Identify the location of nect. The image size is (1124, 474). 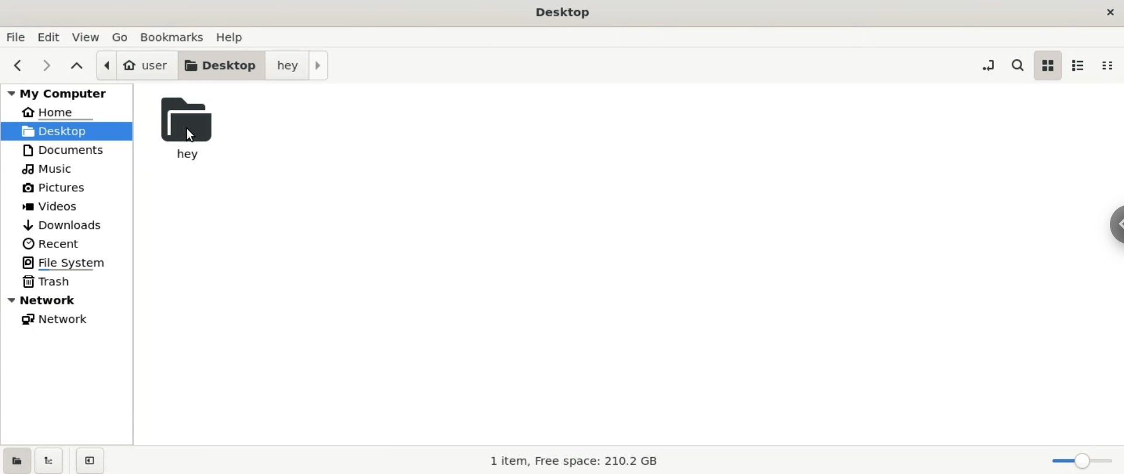
(47, 65).